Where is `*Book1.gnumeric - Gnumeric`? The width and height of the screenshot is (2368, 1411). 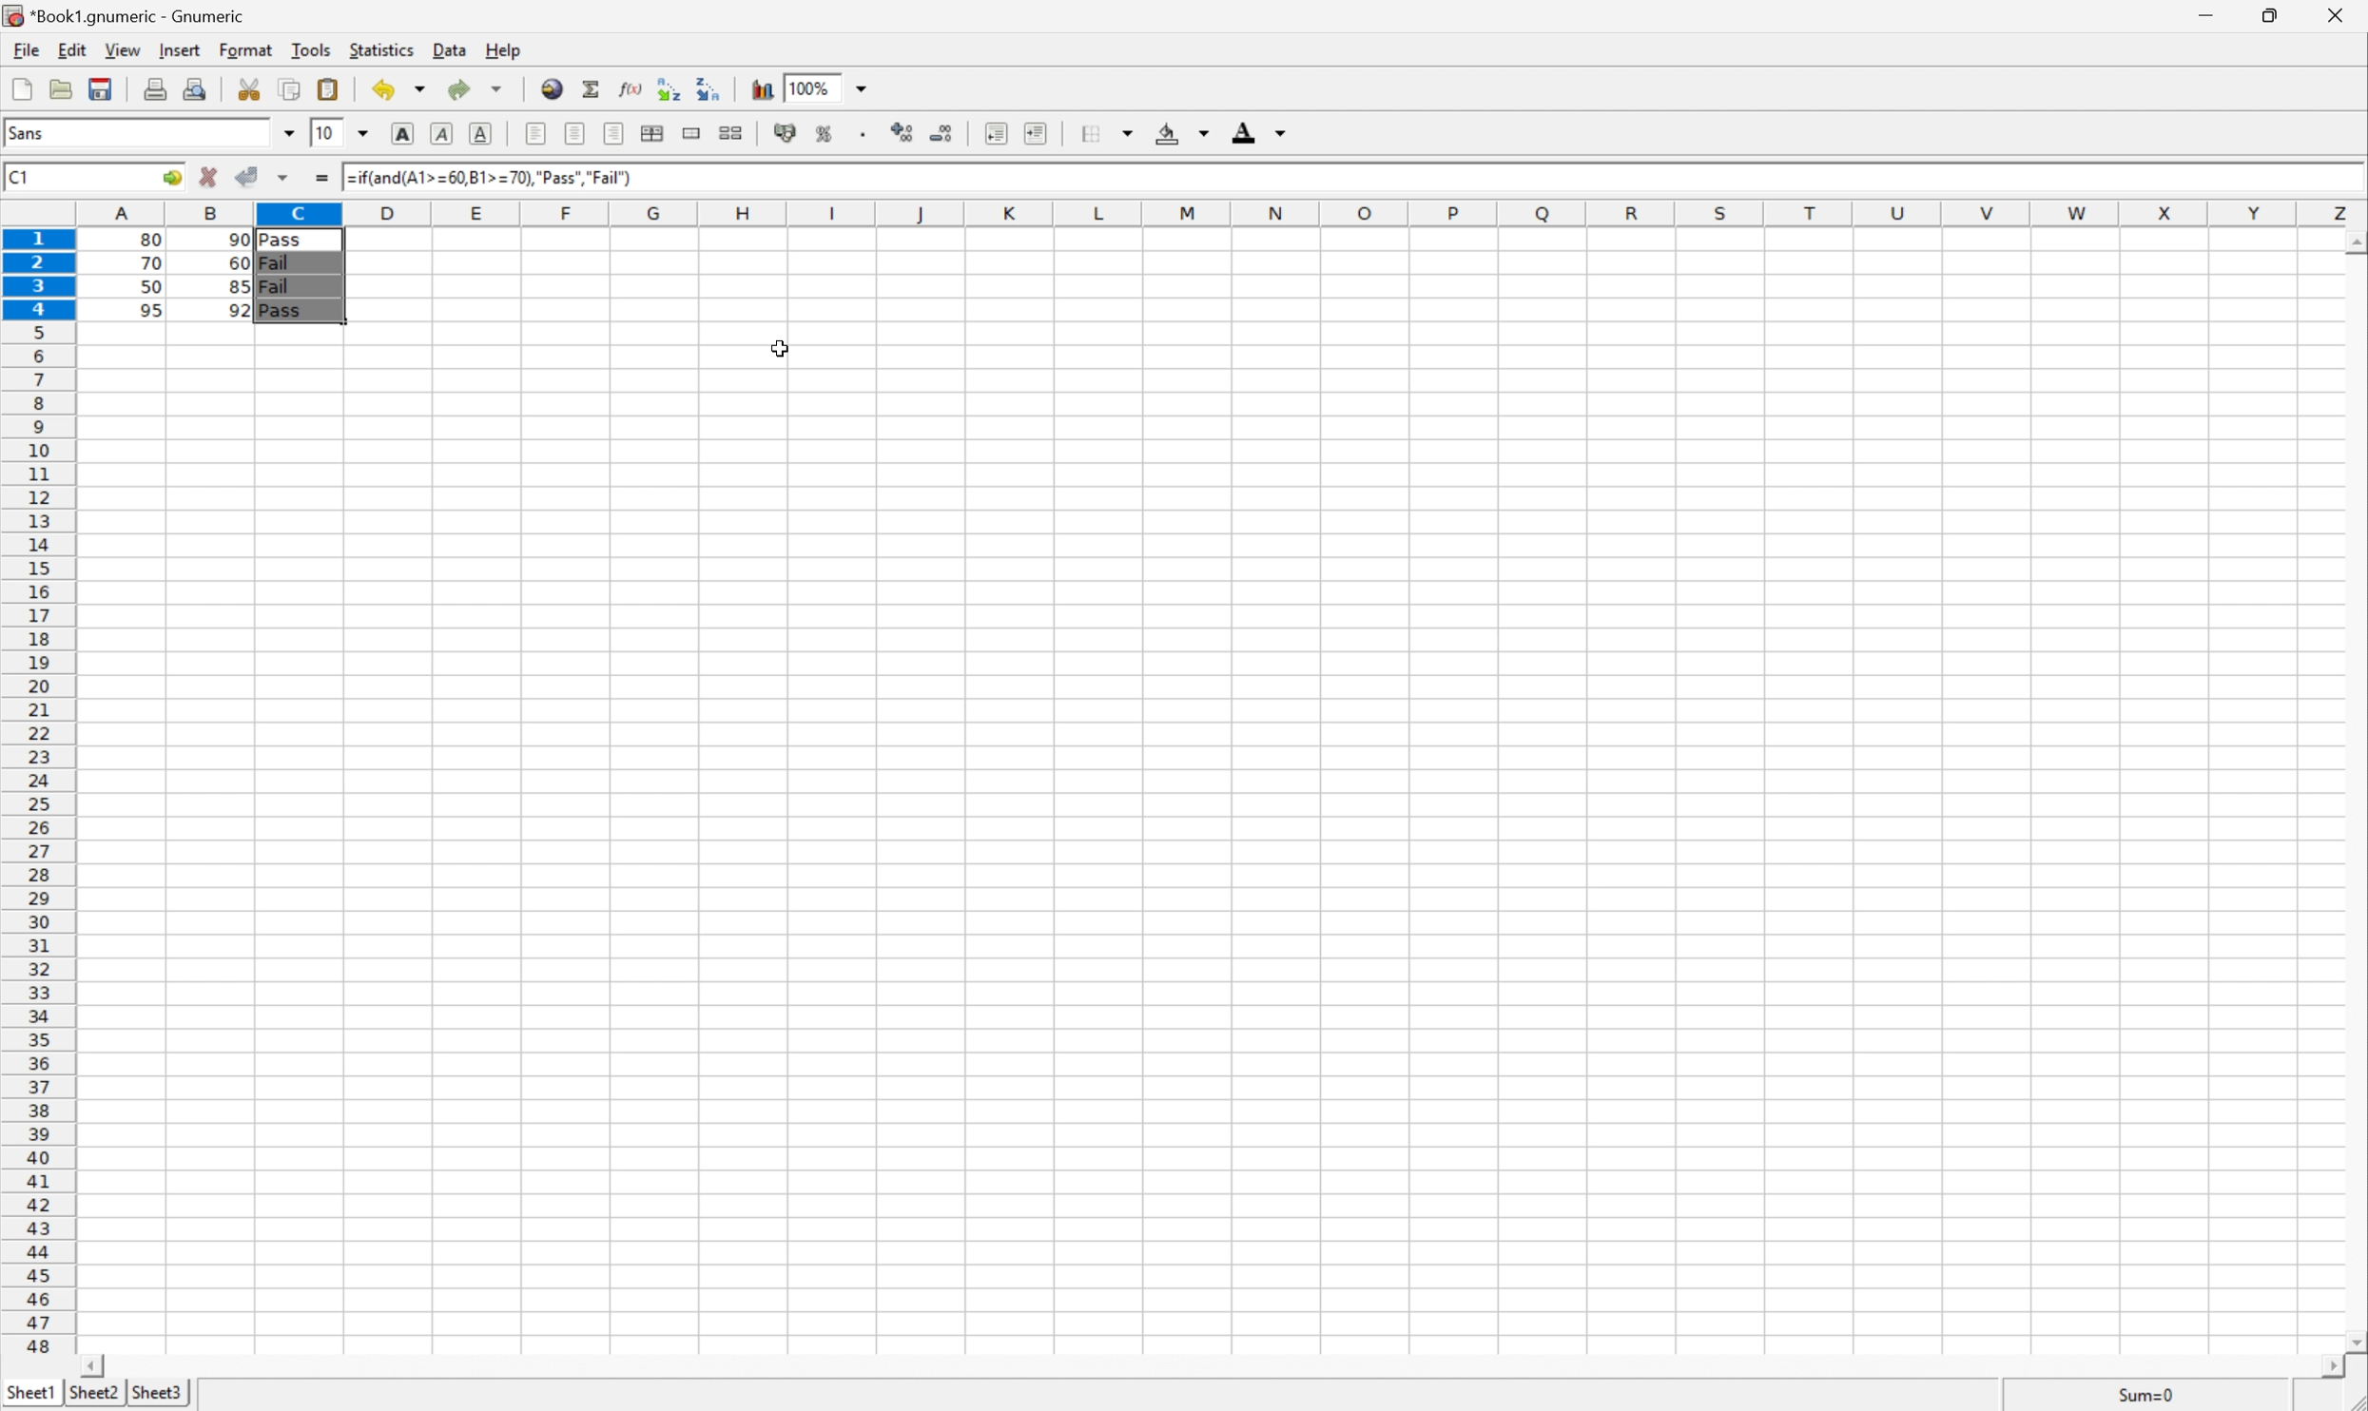
*Book1.gnumeric - Gnumeric is located at coordinates (122, 15).